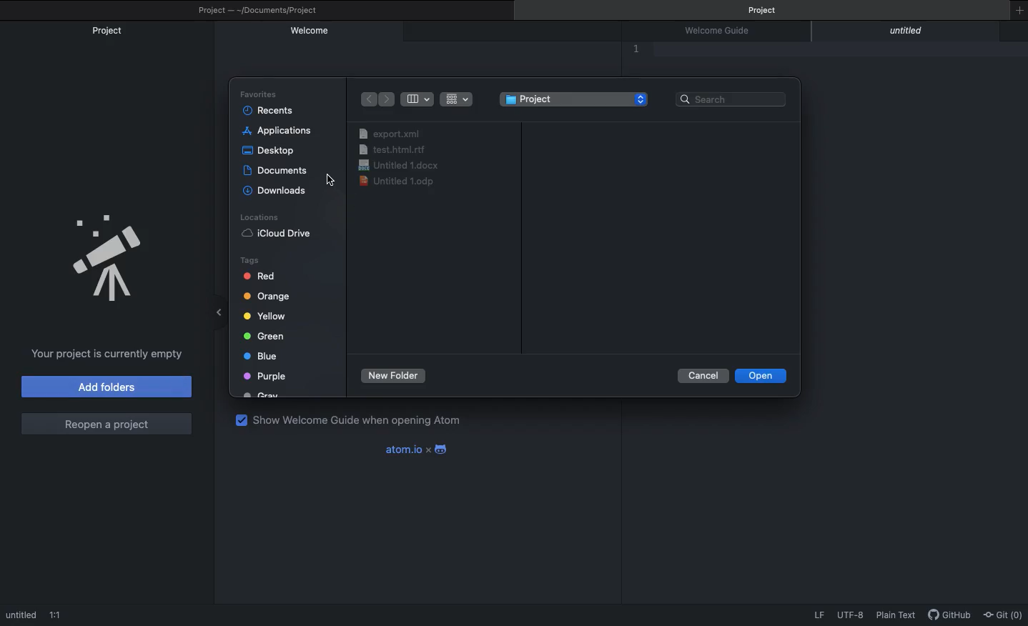 This screenshot has width=1028, height=626. What do you see at coordinates (260, 11) in the screenshot?
I see `Project` at bounding box center [260, 11].